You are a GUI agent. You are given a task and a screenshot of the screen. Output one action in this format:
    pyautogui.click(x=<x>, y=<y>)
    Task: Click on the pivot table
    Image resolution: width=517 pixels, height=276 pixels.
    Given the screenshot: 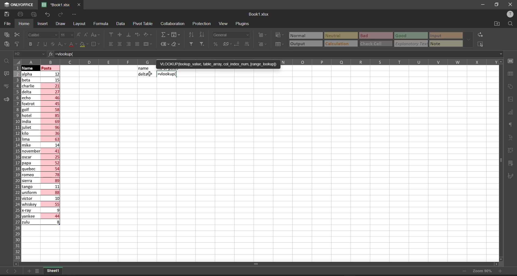 What is the action you would take?
    pyautogui.click(x=143, y=23)
    